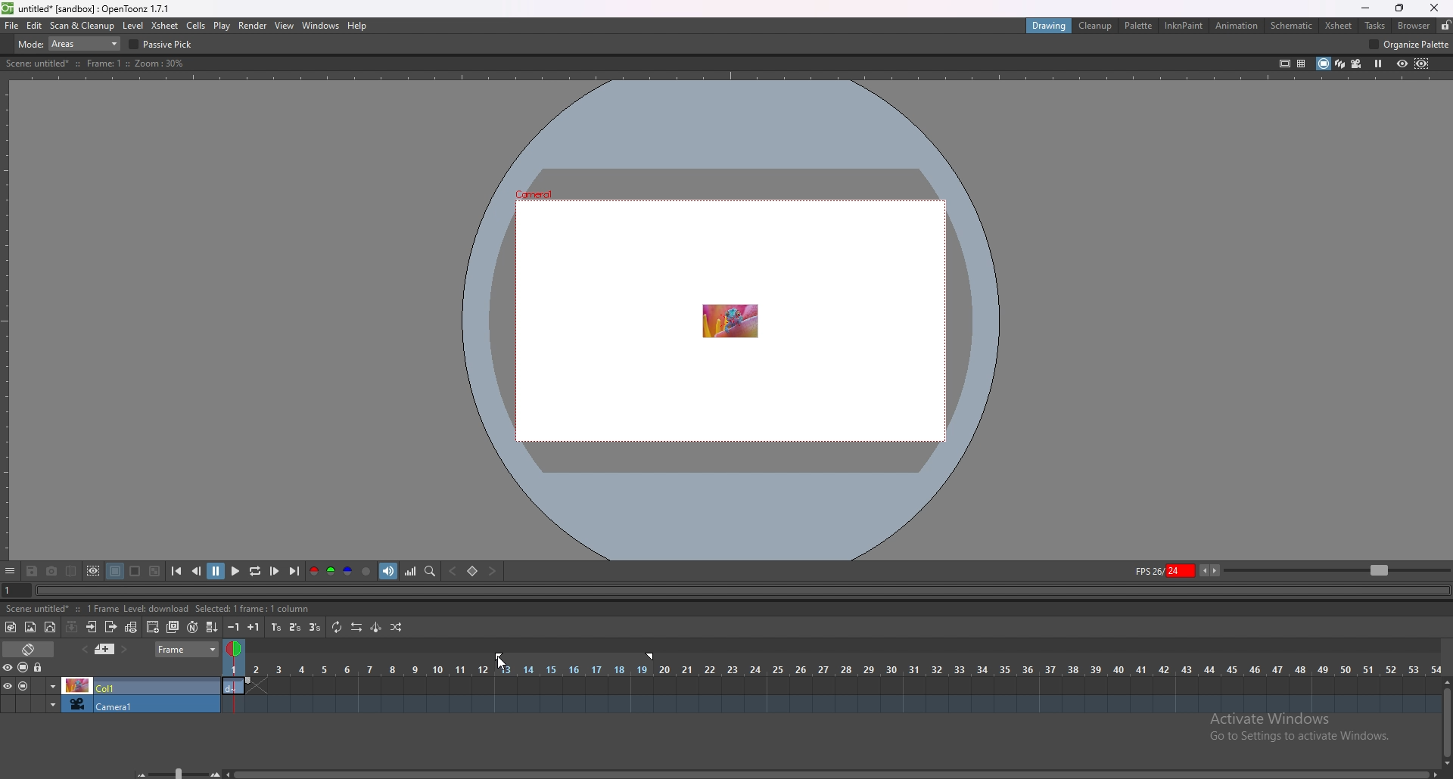 This screenshot has height=779, width=1453. I want to click on loop, so click(256, 571).